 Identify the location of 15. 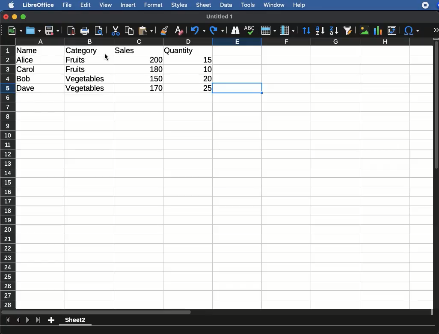
(205, 60).